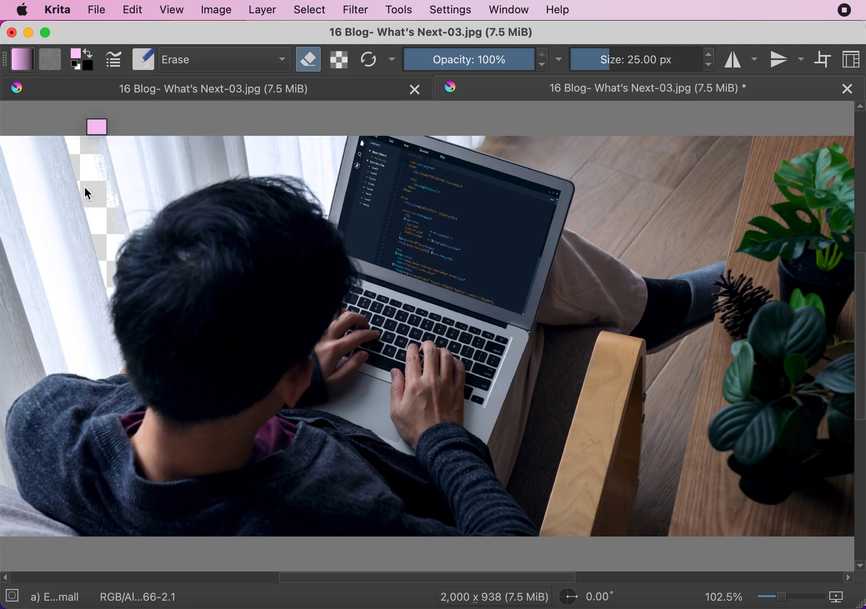 Image resolution: width=866 pixels, height=609 pixels. Describe the element at coordinates (141, 60) in the screenshot. I see `Notepad` at that location.